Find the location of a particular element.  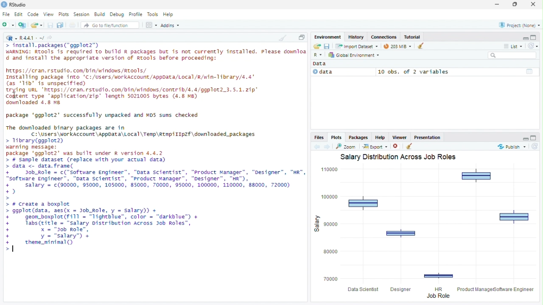

View current working directory is located at coordinates (51, 37).